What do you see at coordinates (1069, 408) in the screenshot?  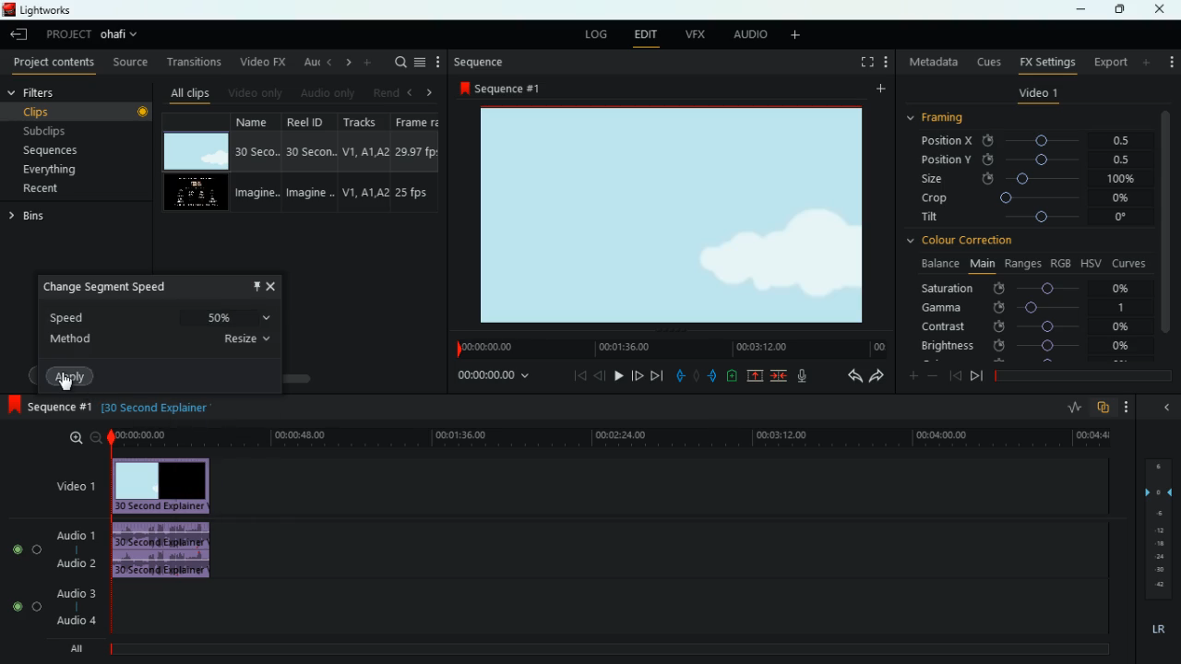 I see `rate` at bounding box center [1069, 408].